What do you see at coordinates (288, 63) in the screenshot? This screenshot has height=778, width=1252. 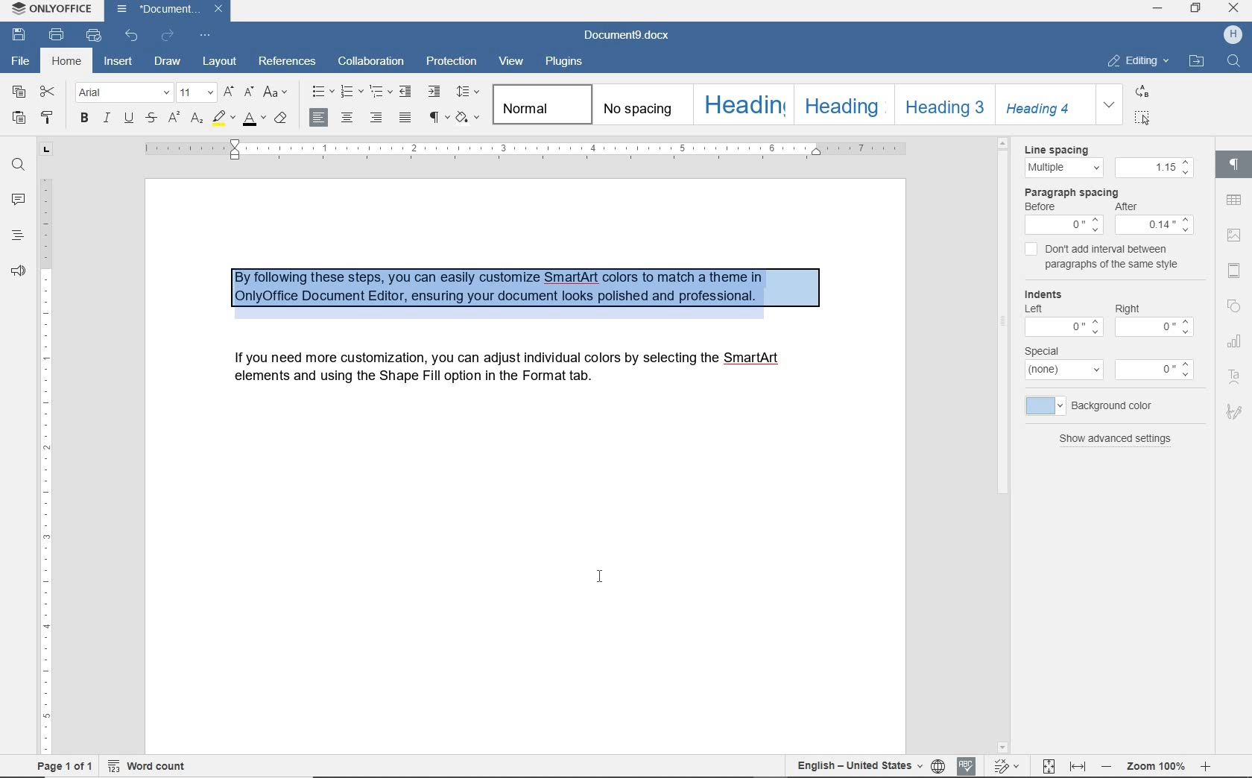 I see `references` at bounding box center [288, 63].